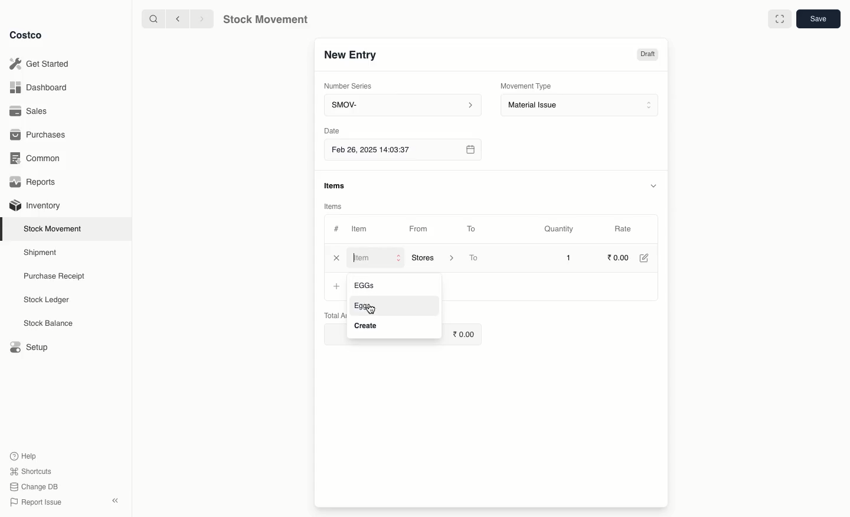  What do you see at coordinates (42, 63) in the screenshot?
I see `Get Started` at bounding box center [42, 63].